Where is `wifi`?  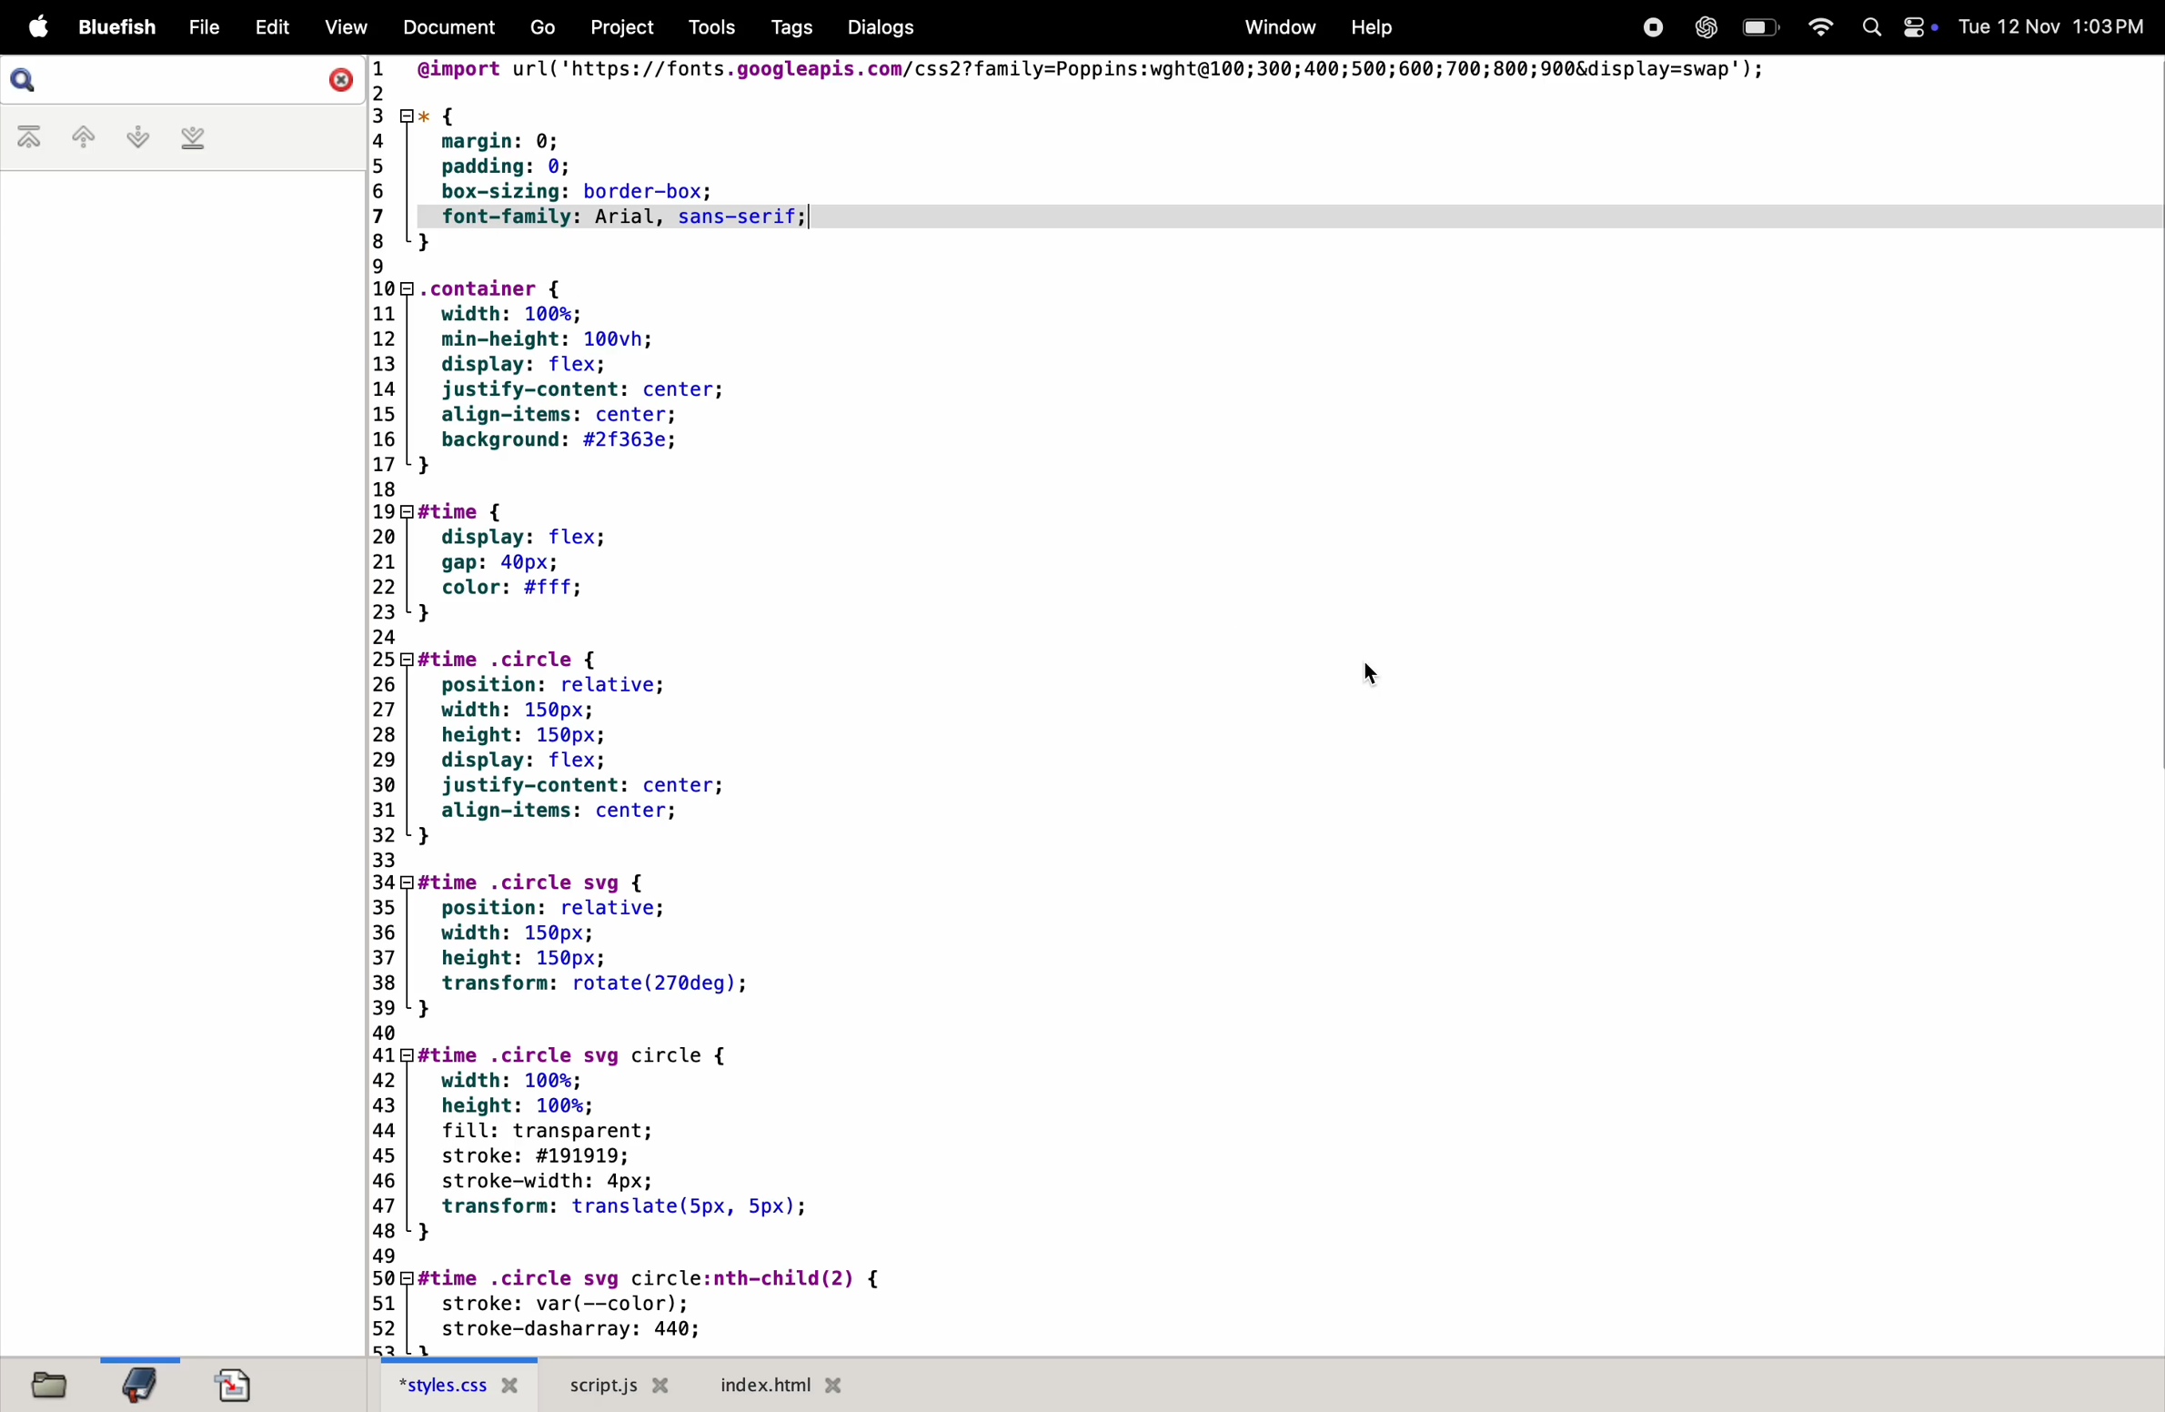
wifi is located at coordinates (1820, 26).